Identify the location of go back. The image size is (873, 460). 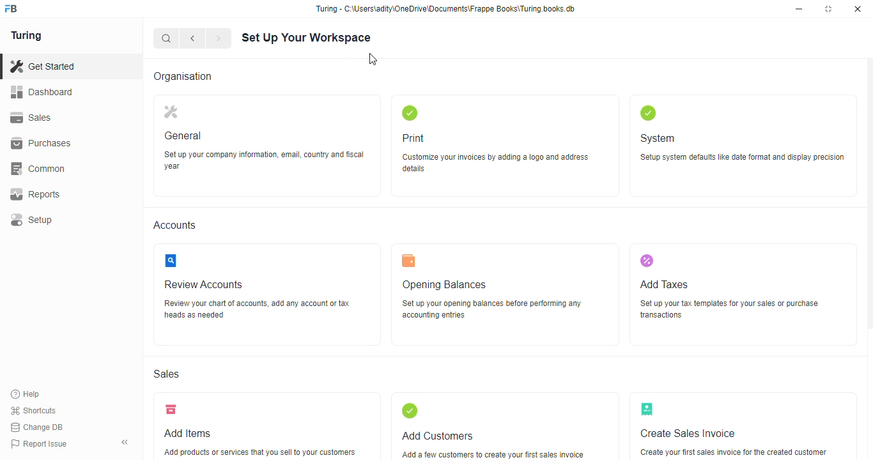
(193, 37).